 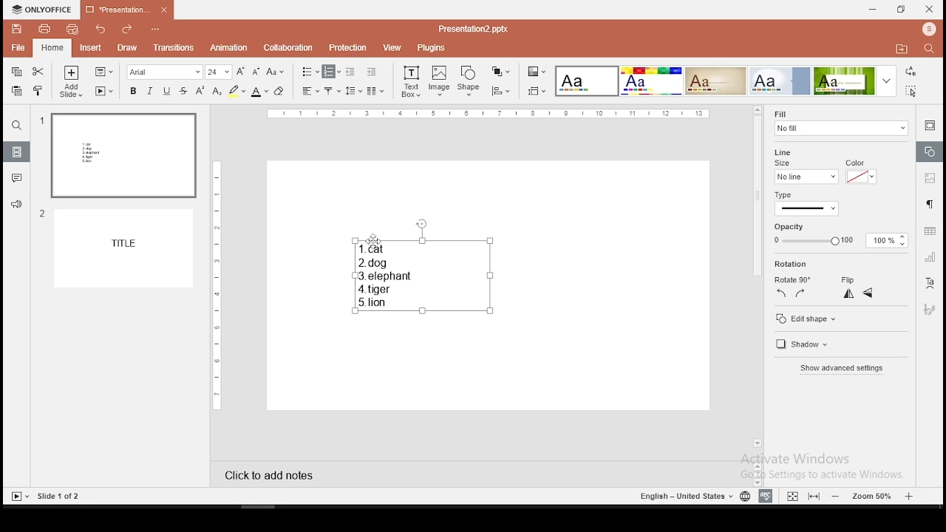 What do you see at coordinates (928, 231) in the screenshot?
I see `table settings` at bounding box center [928, 231].